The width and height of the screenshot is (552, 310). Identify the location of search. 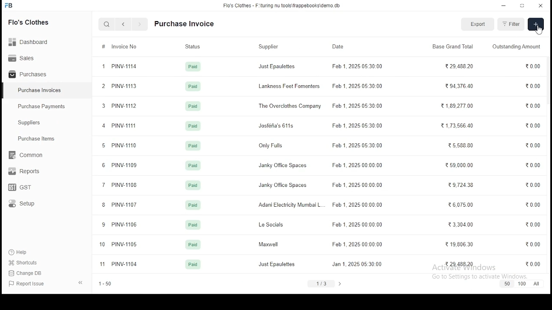
(108, 25).